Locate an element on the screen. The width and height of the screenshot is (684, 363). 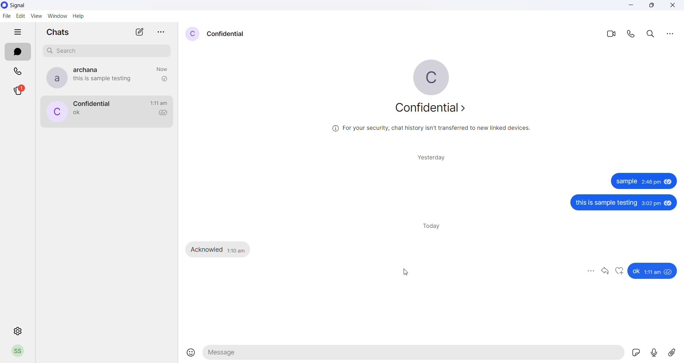
window is located at coordinates (59, 16).